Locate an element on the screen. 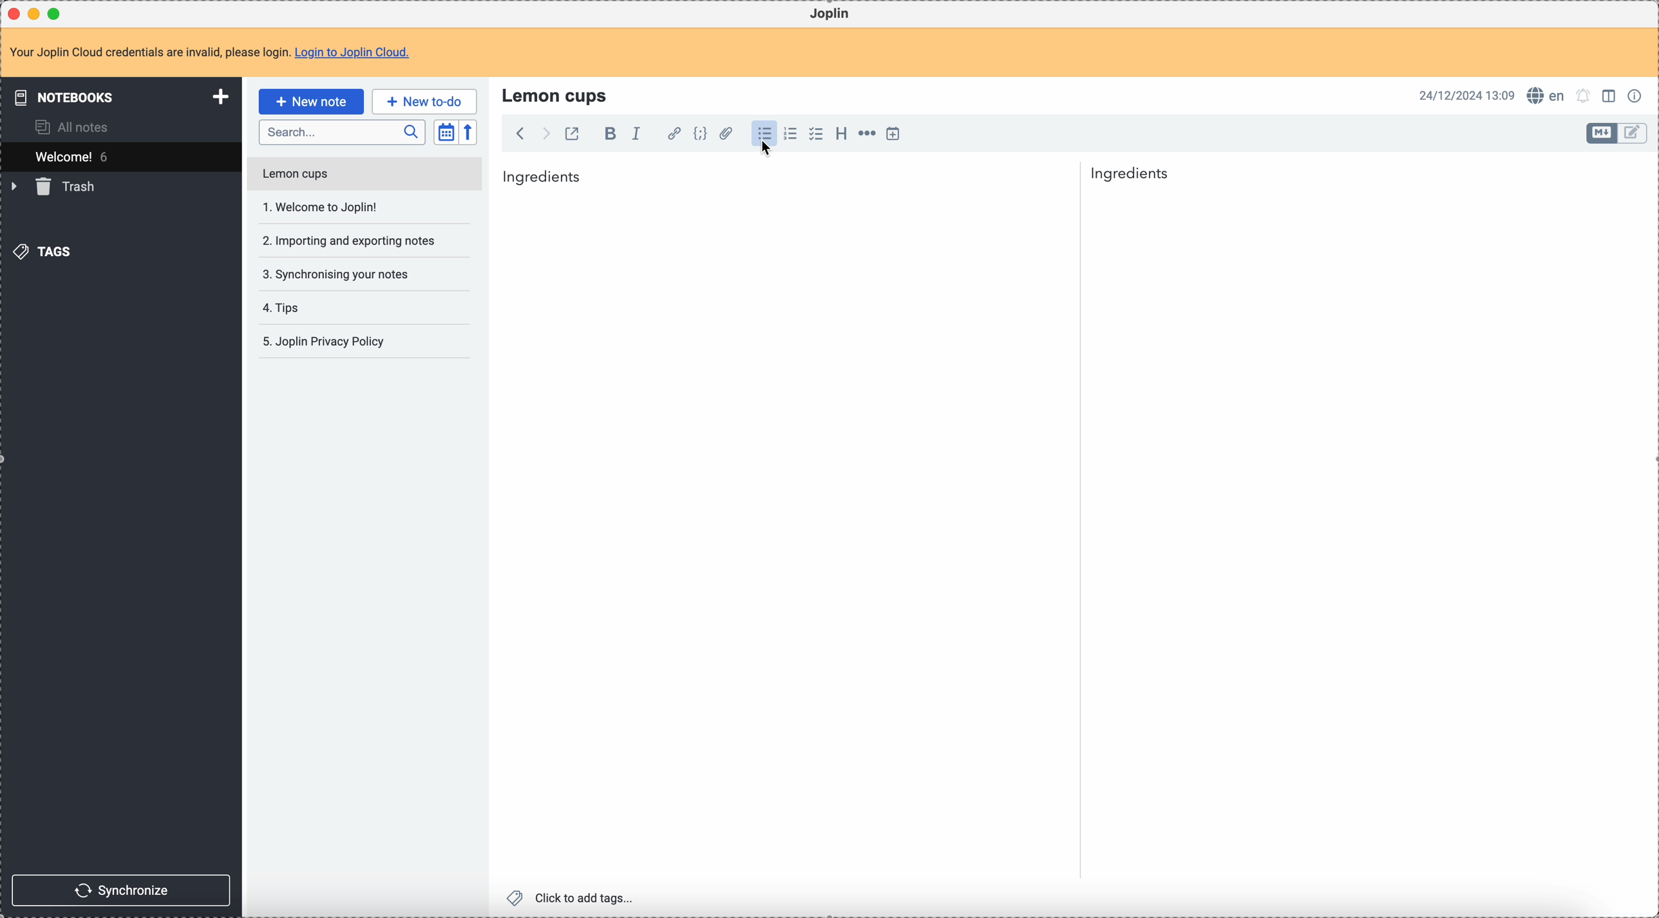  horizontal rule is located at coordinates (865, 135).